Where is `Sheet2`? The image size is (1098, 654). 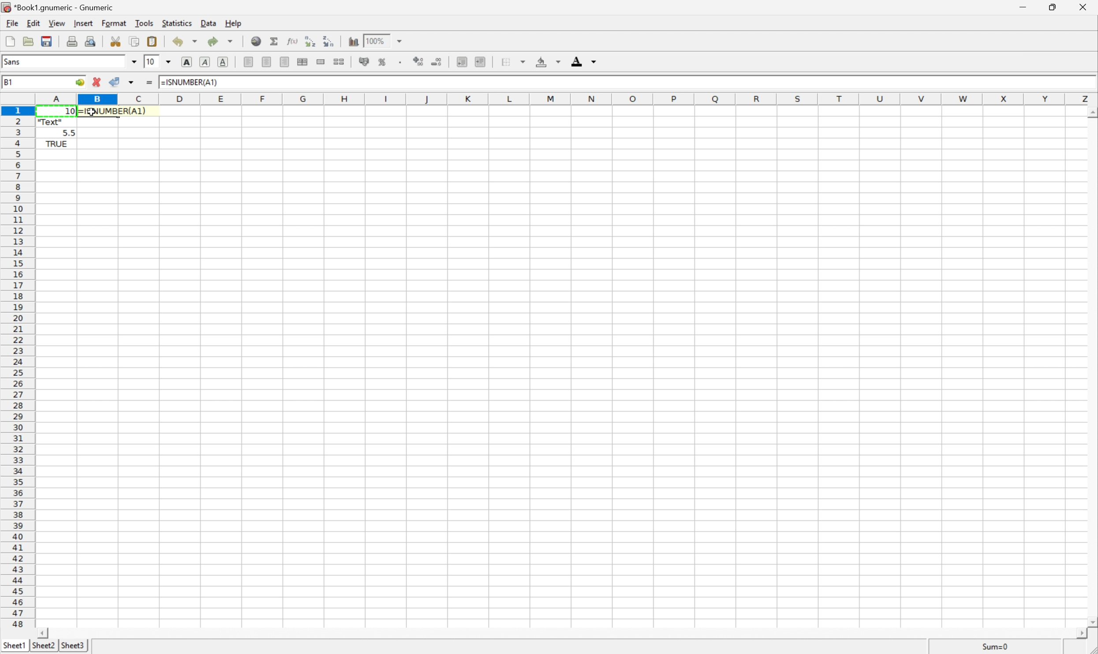
Sheet2 is located at coordinates (43, 647).